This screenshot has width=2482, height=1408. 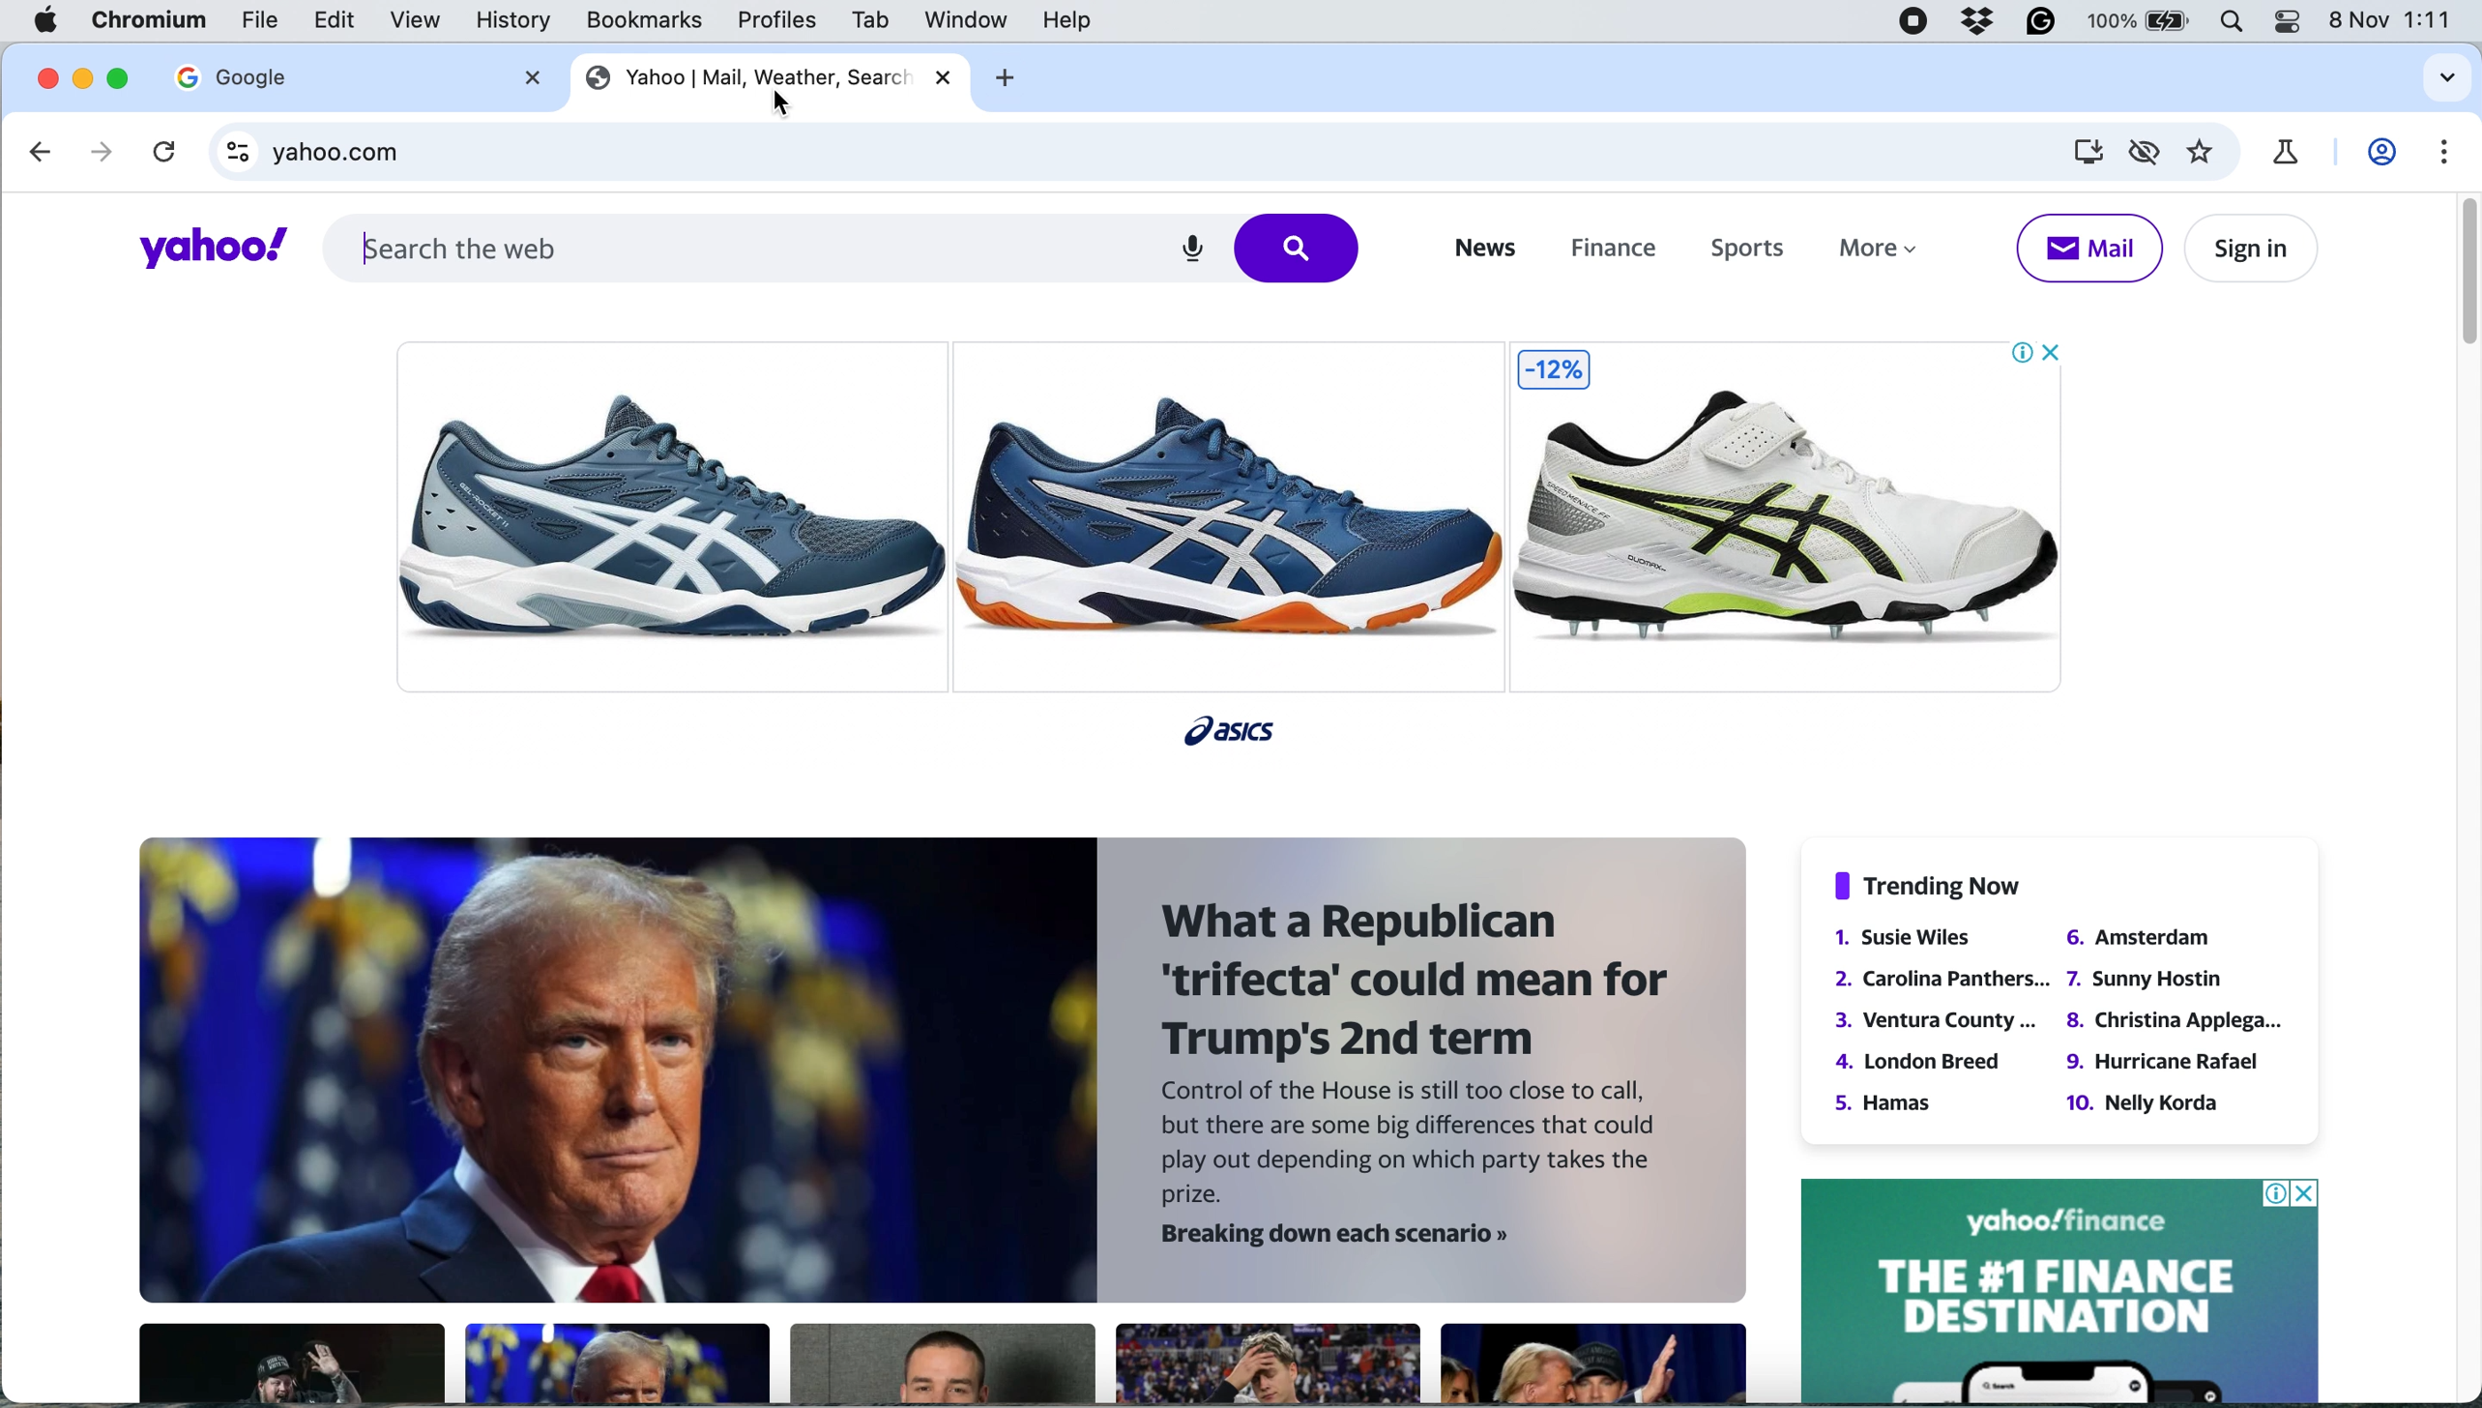 I want to click on system logo, so click(x=47, y=21).